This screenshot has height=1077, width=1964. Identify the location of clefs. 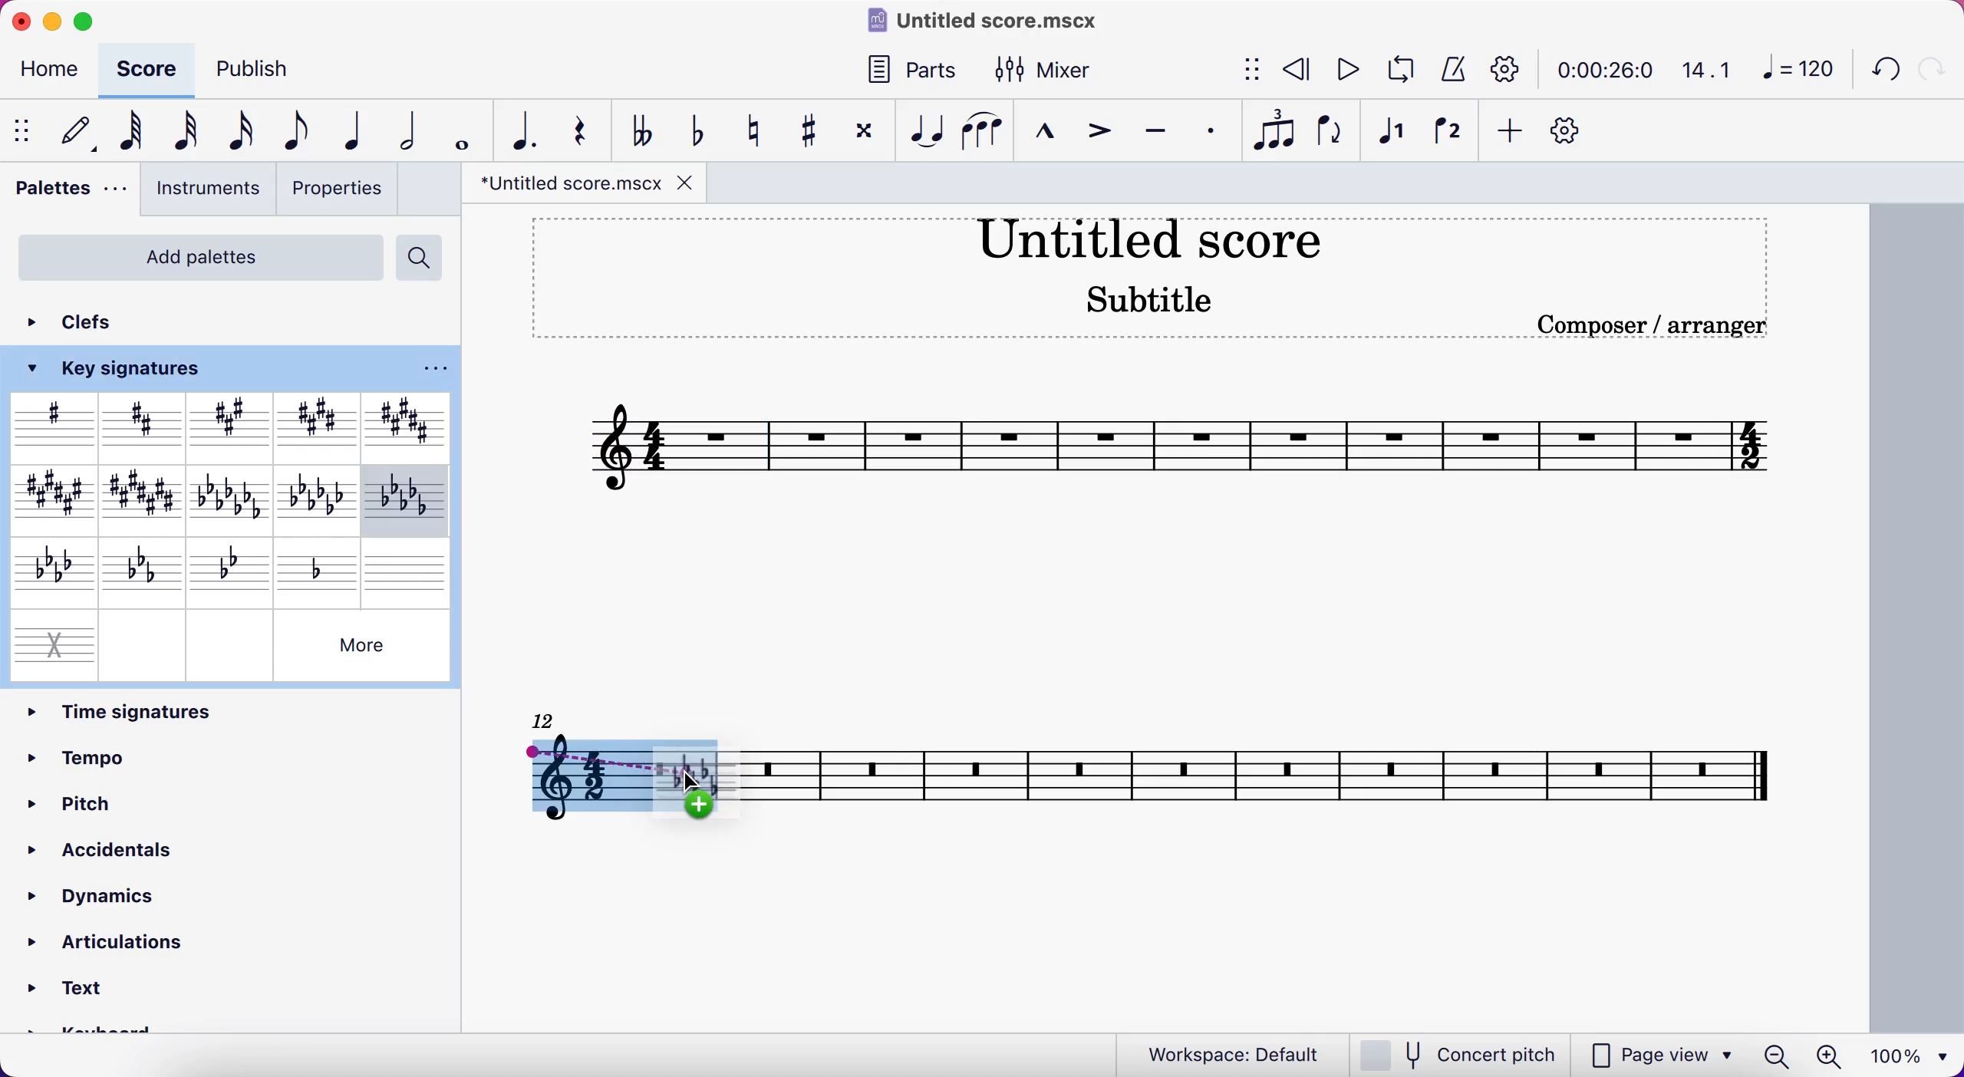
(92, 322).